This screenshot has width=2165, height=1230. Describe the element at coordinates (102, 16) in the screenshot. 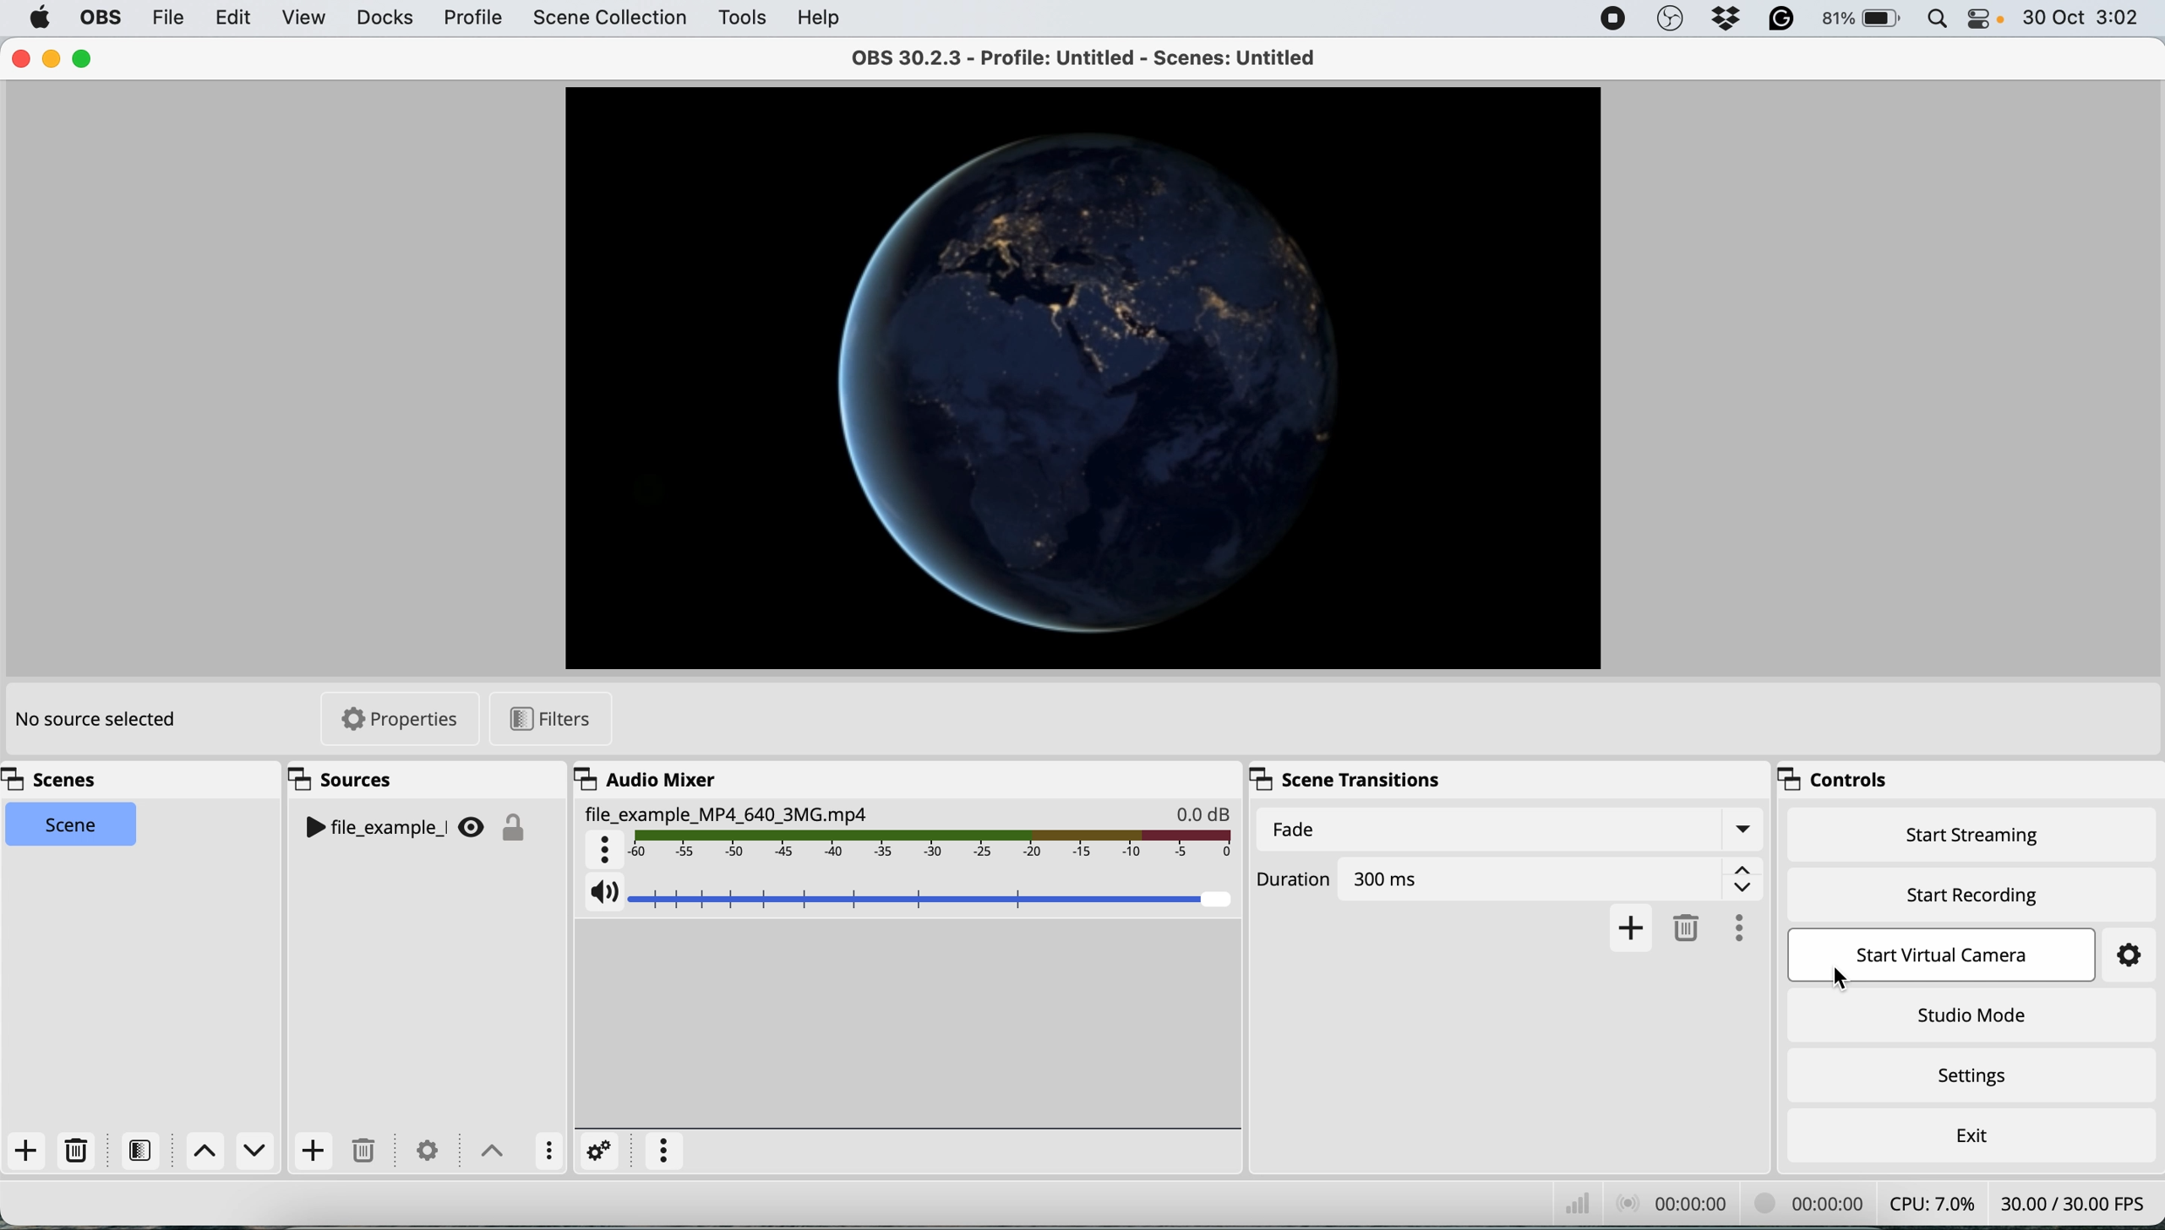

I see `obs` at that location.